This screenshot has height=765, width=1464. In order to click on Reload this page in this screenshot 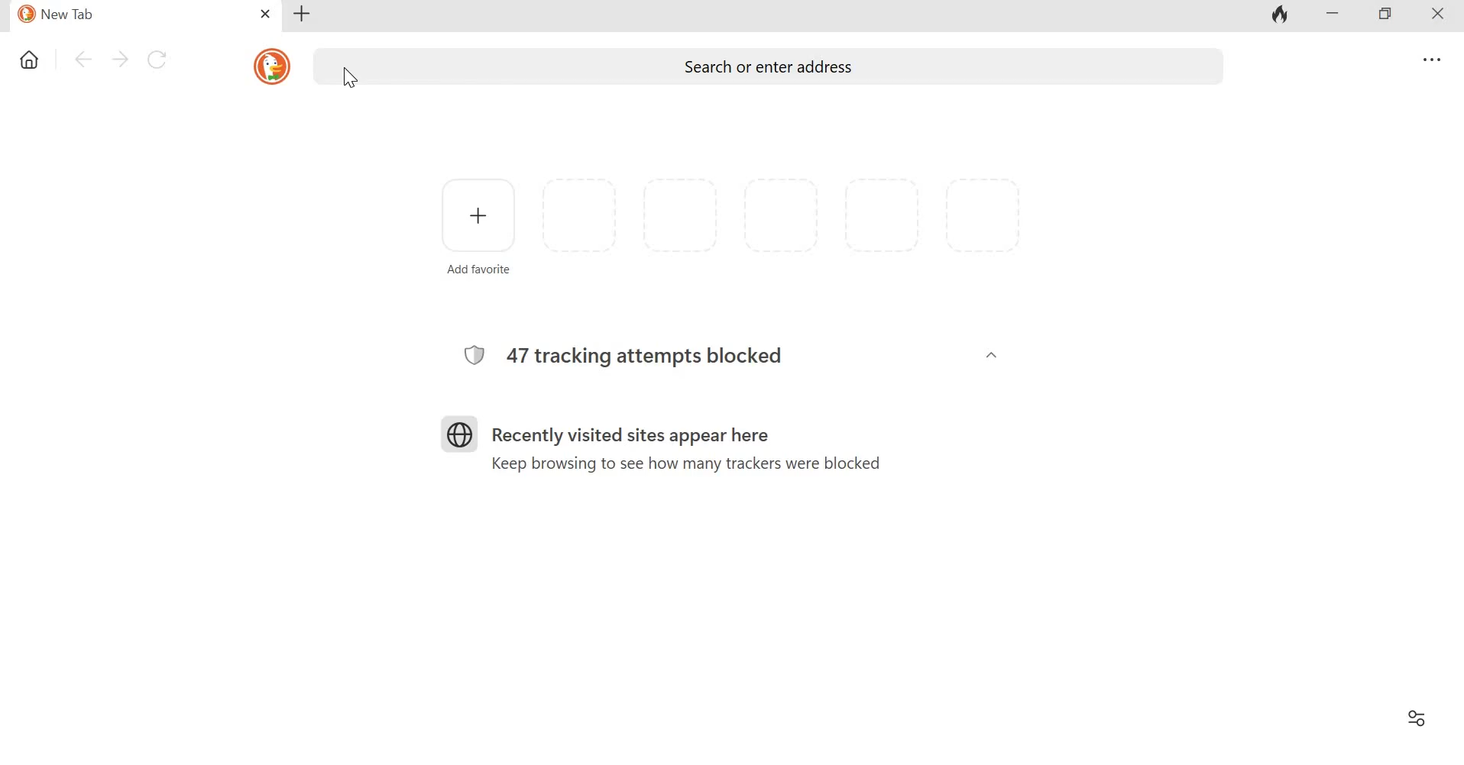, I will do `click(157, 61)`.